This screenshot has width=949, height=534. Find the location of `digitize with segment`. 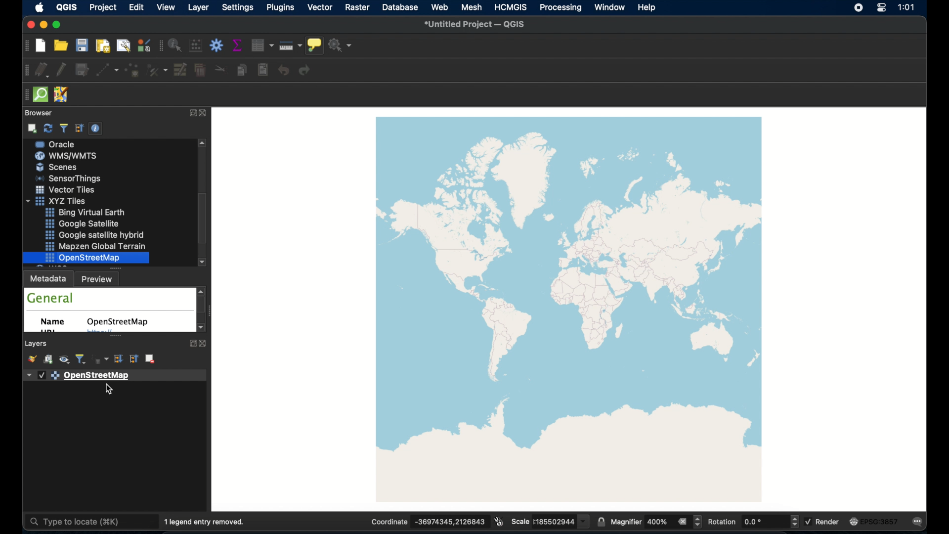

digitize with segment is located at coordinates (107, 72).